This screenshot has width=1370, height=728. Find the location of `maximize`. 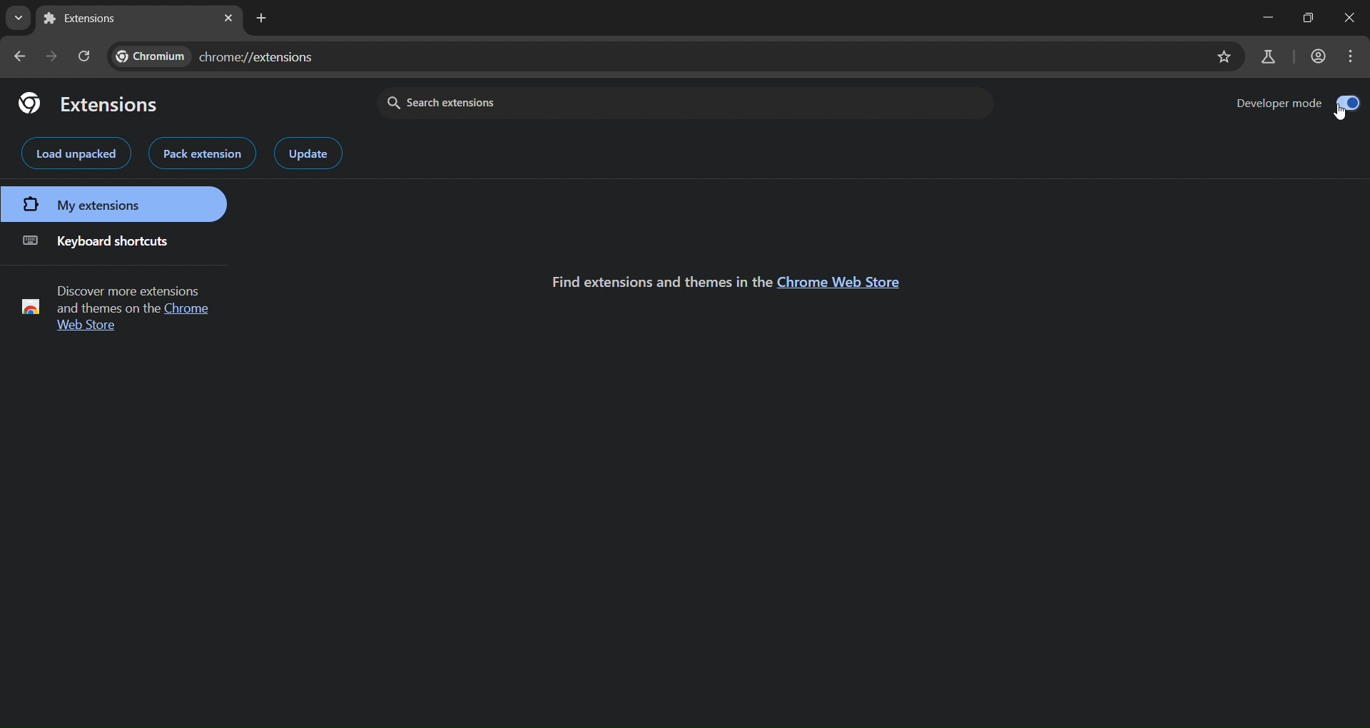

maximize is located at coordinates (1354, 16).